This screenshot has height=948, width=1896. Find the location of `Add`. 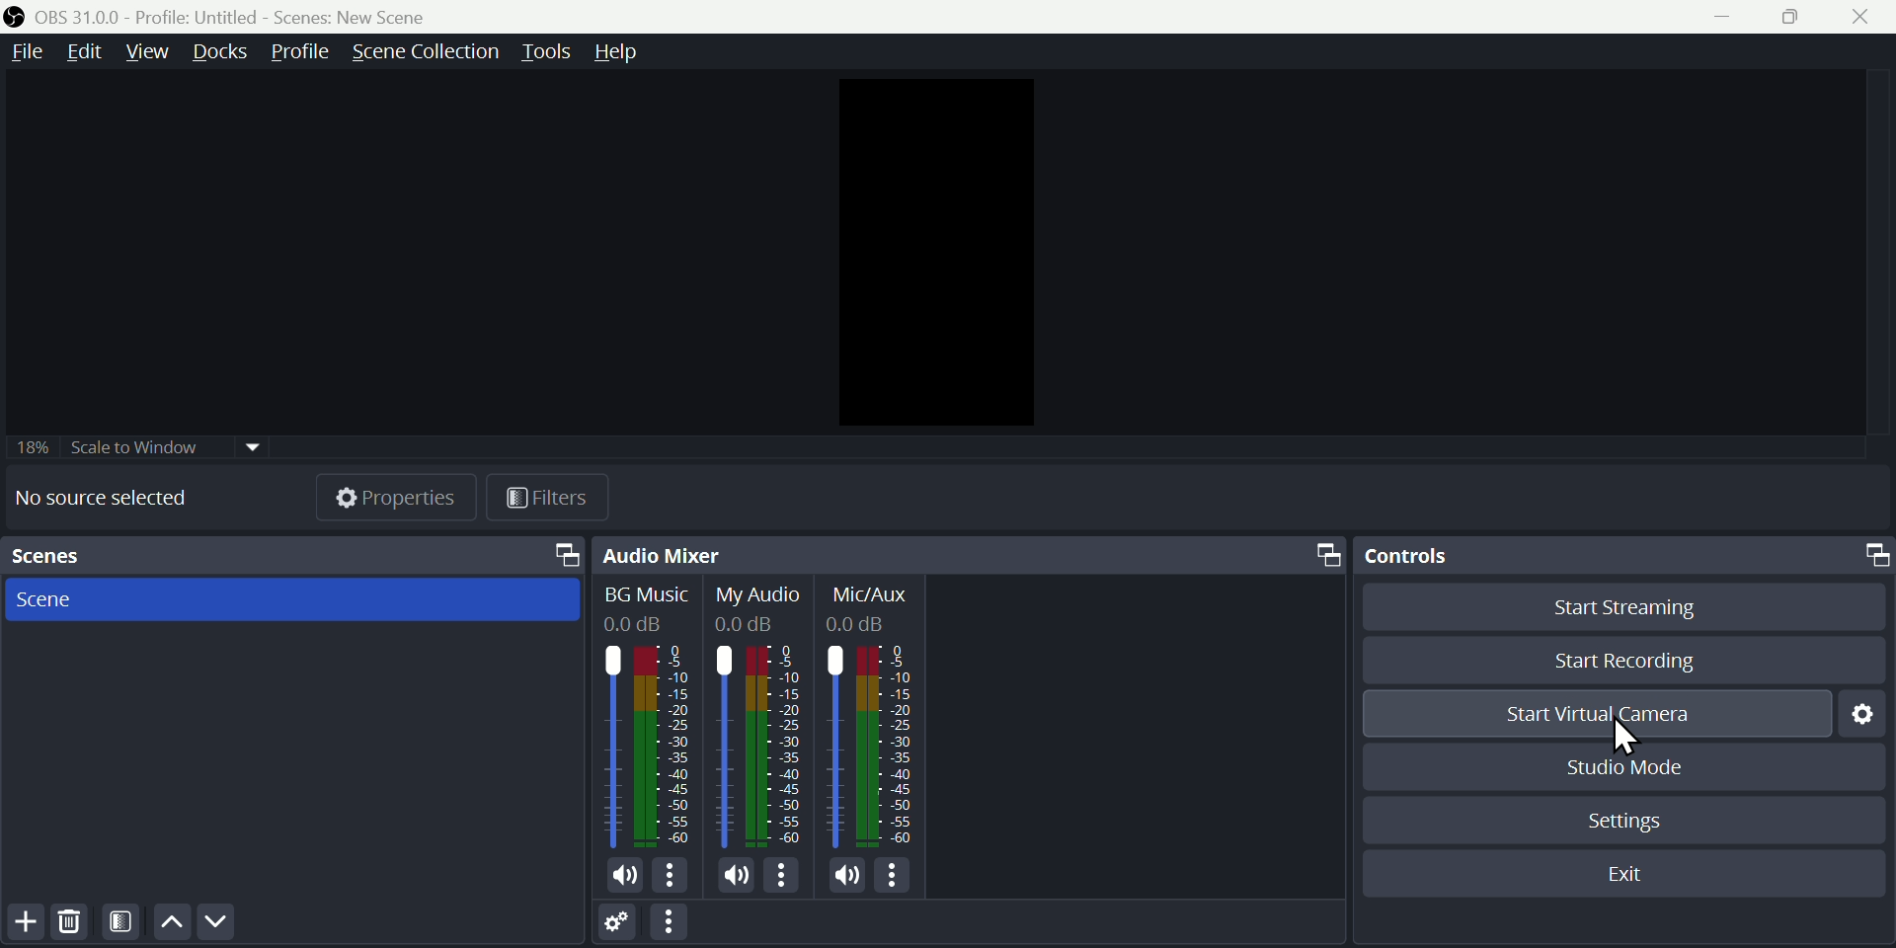

Add is located at coordinates (22, 923).